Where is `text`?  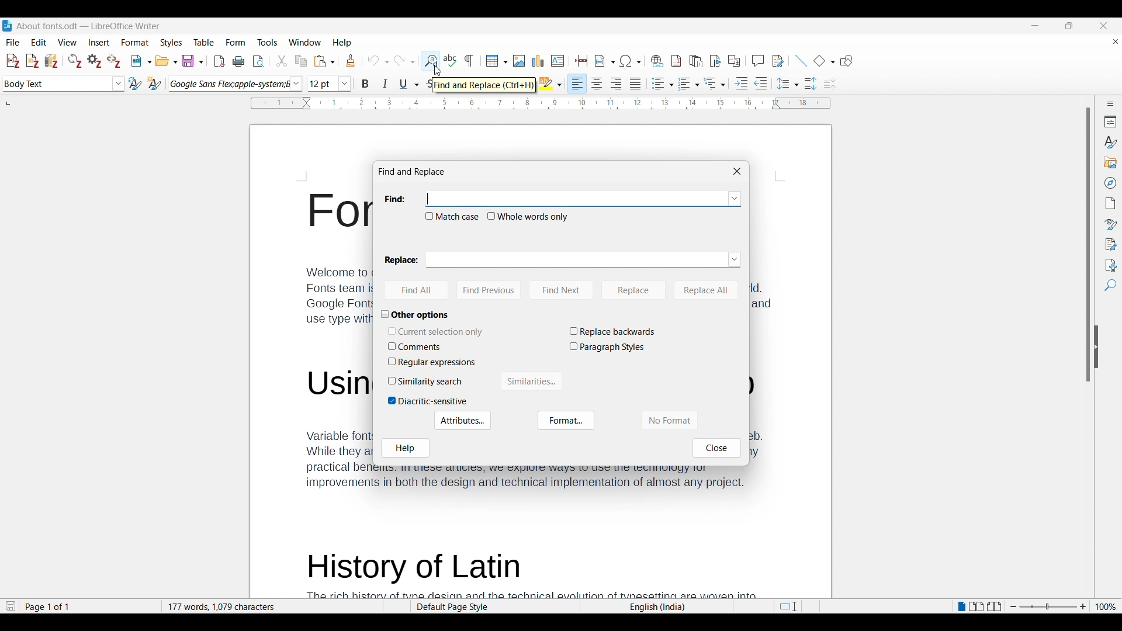 text is located at coordinates (761, 377).